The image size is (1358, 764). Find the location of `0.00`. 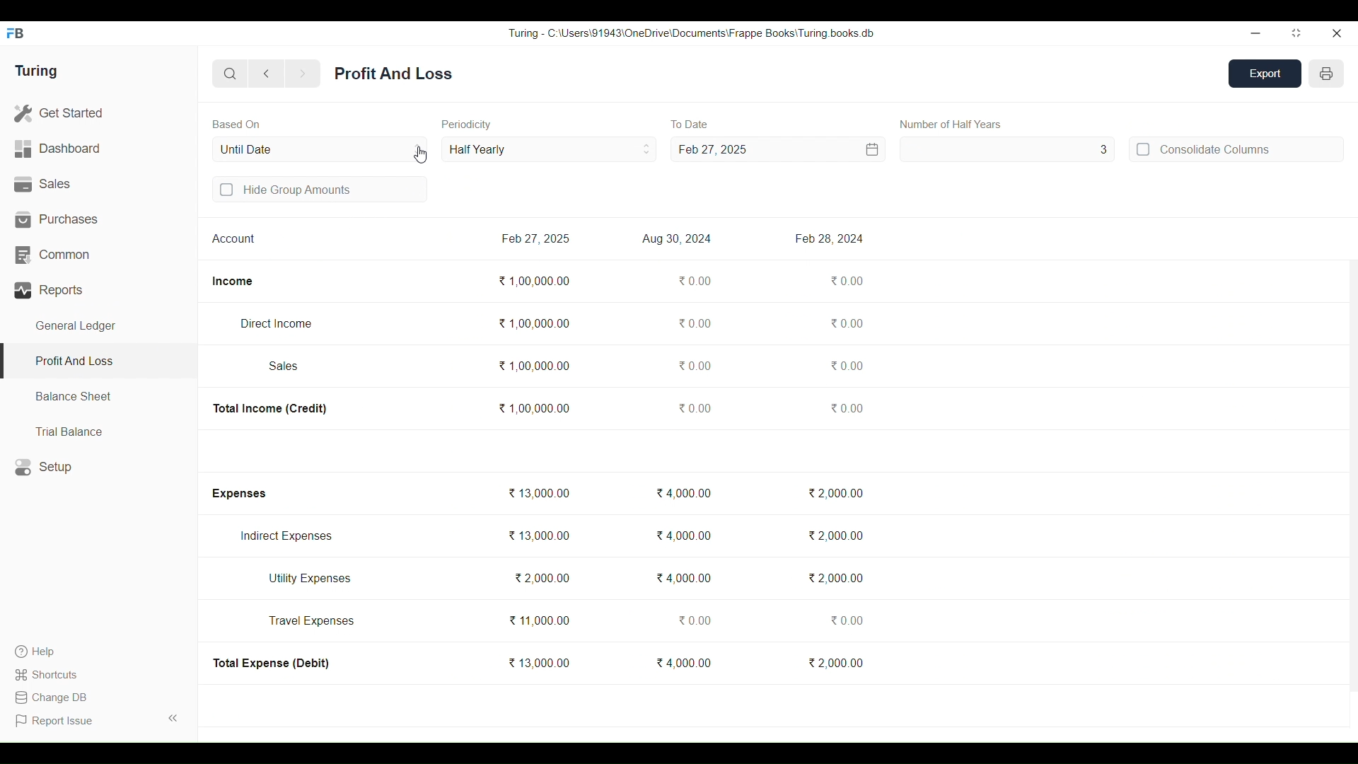

0.00 is located at coordinates (692, 323).